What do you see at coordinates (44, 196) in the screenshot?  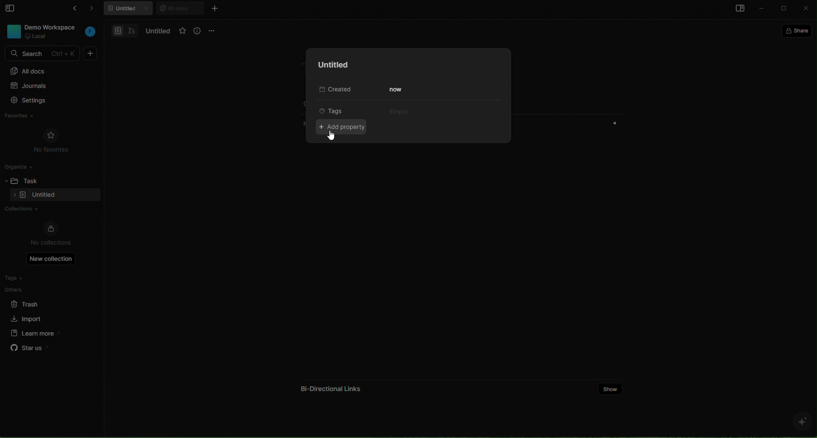 I see `empty folder` at bounding box center [44, 196].